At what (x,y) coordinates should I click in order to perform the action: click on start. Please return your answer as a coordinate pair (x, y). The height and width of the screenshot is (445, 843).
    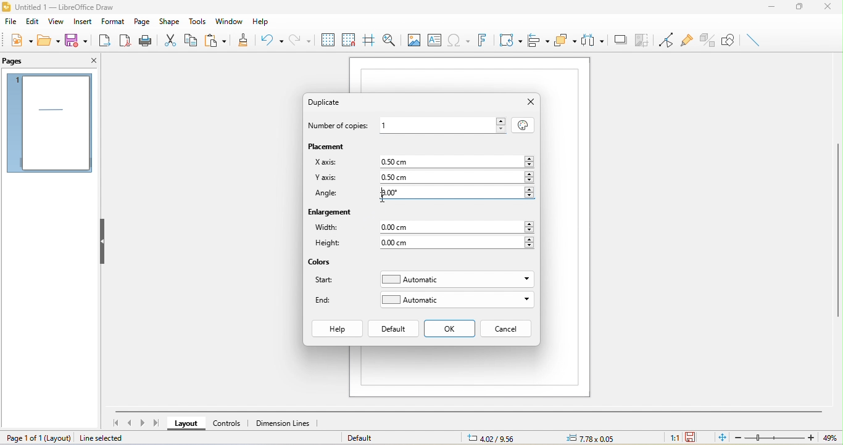
    Looking at the image, I should click on (328, 282).